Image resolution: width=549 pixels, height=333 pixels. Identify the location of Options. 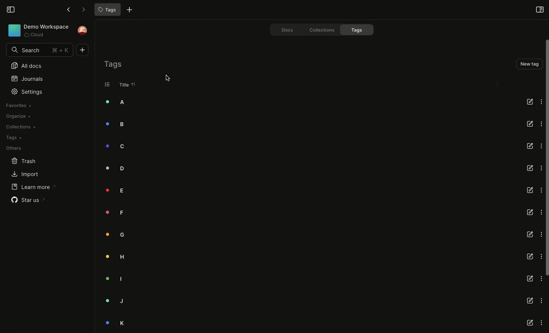
(541, 235).